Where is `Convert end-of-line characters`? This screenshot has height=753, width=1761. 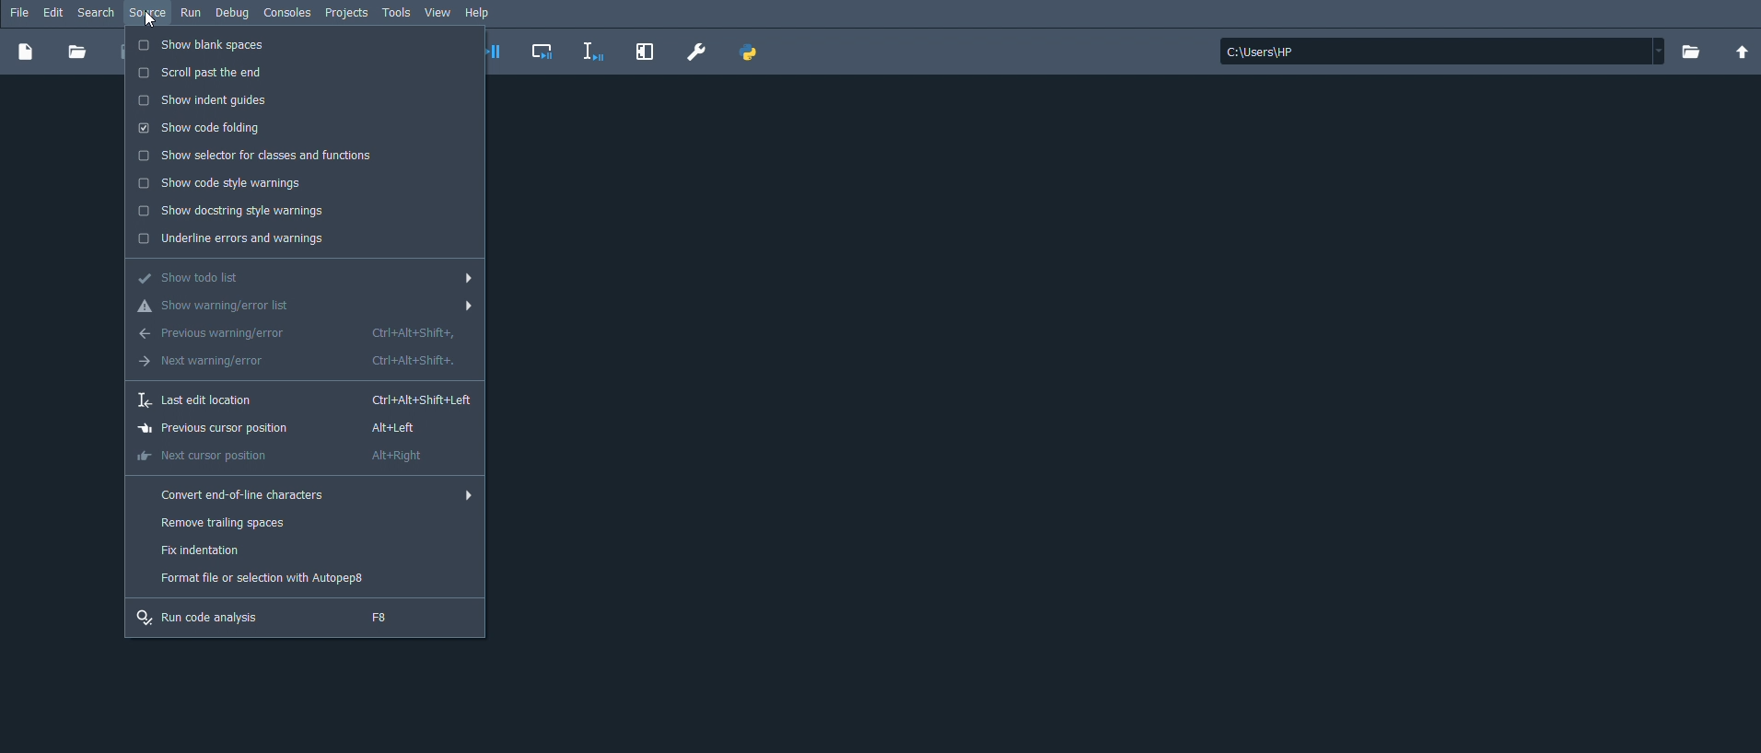 Convert end-of-line characters is located at coordinates (309, 497).